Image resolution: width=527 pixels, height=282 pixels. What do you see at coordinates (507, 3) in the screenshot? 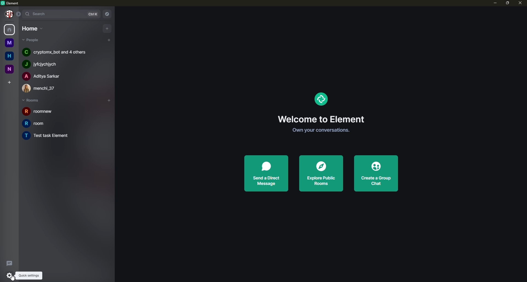
I see `maximize` at bounding box center [507, 3].